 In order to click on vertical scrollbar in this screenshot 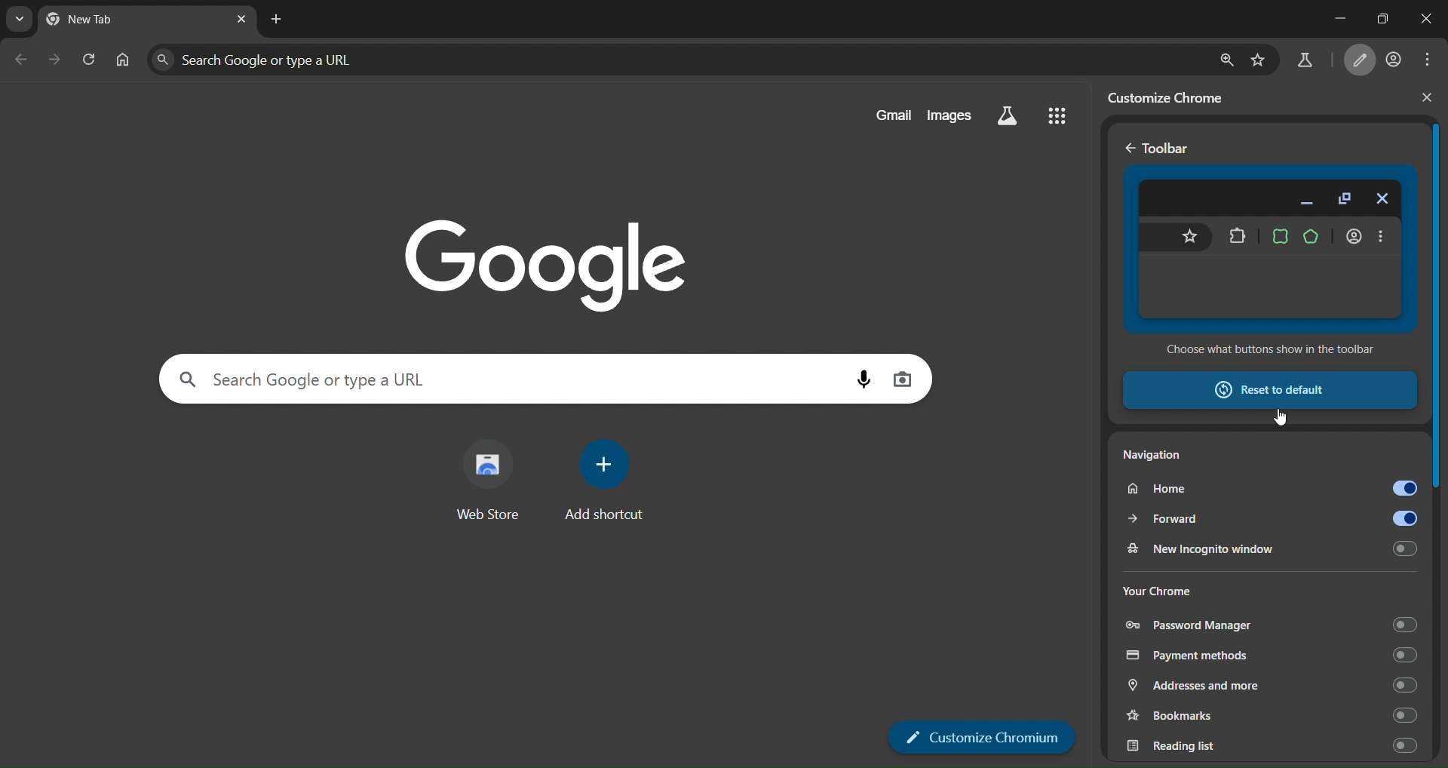, I will do `click(1437, 435)`.